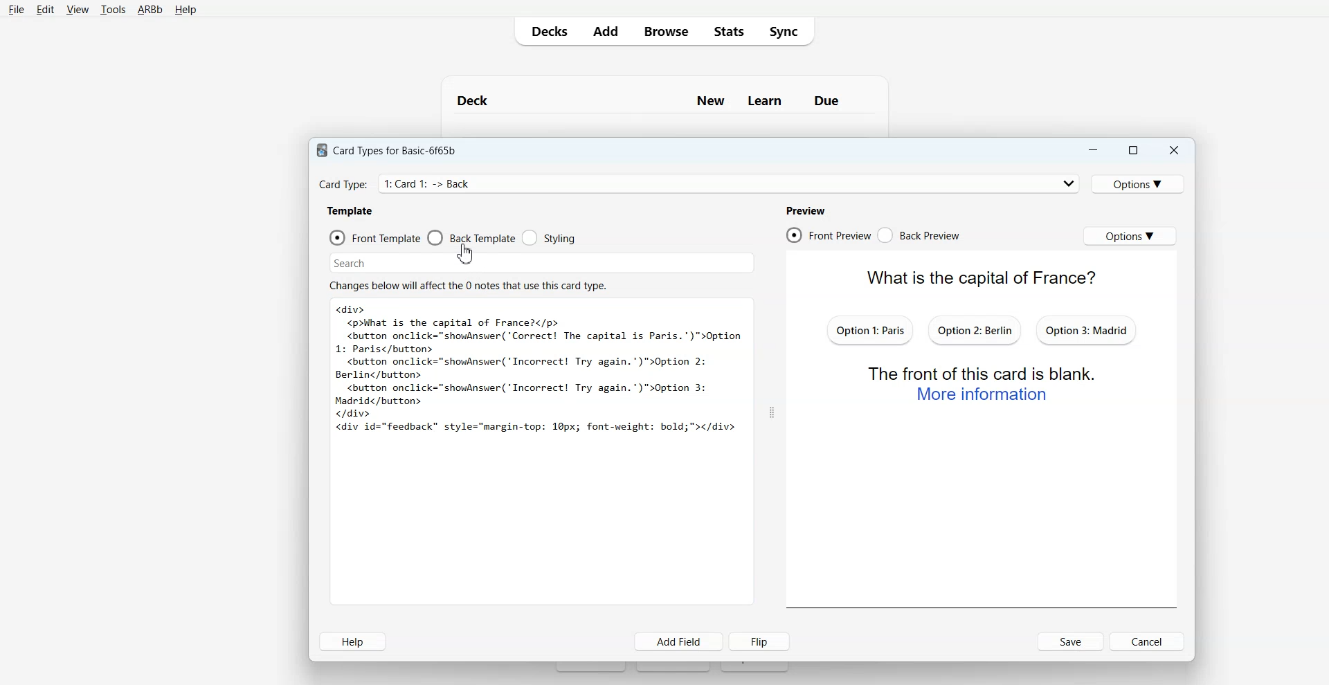 This screenshot has height=685, width=1329. Describe the element at coordinates (975, 330) in the screenshot. I see `Option 2: Berlin` at that location.